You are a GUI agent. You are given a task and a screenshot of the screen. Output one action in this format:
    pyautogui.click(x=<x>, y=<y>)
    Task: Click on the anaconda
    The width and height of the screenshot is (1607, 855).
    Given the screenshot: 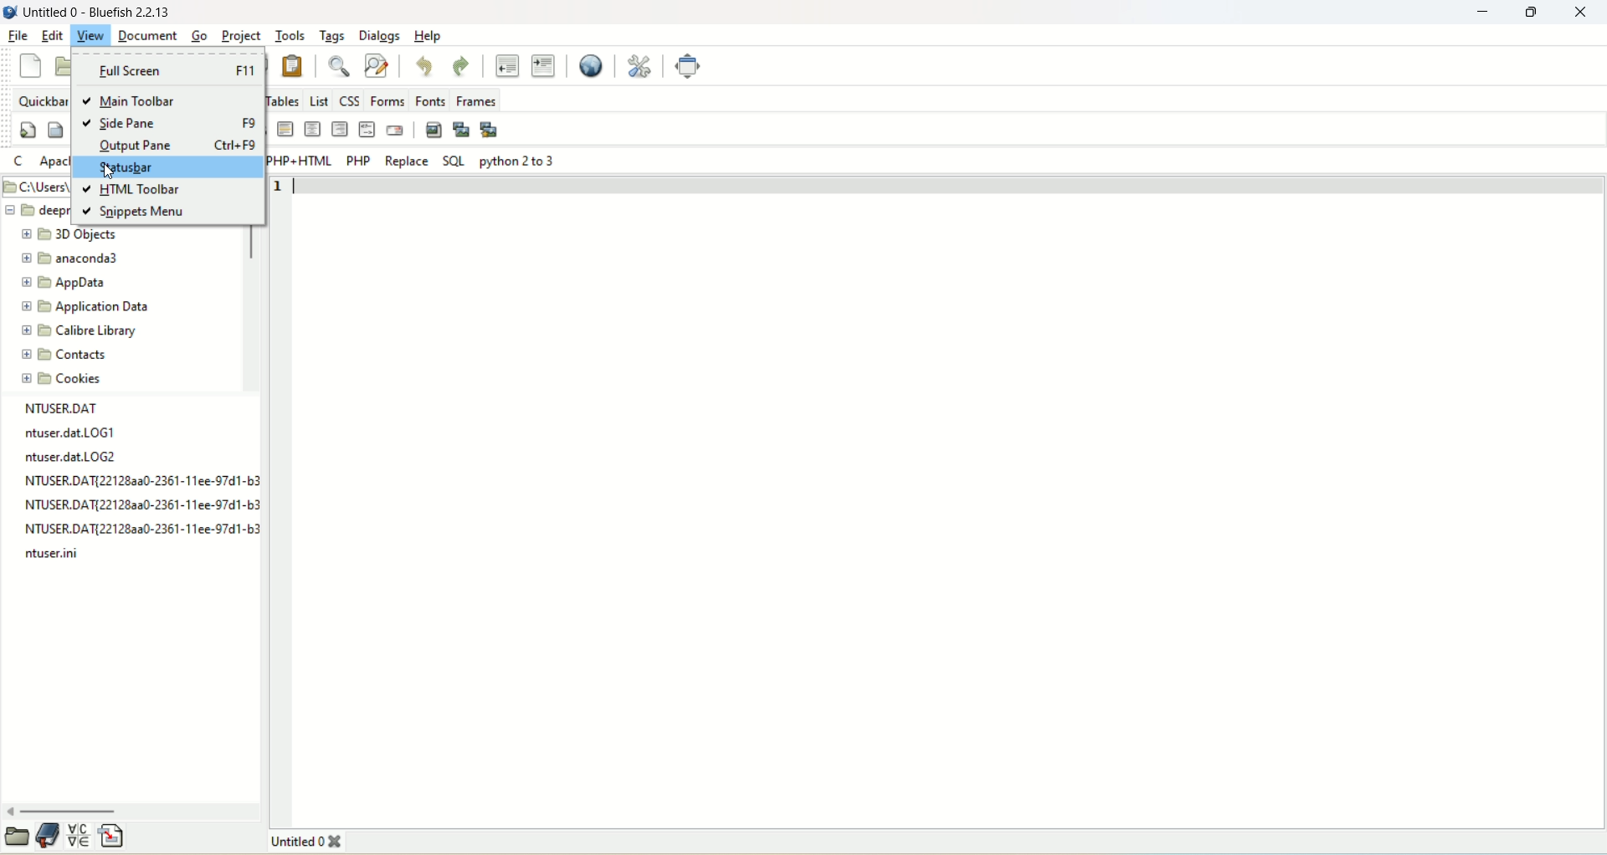 What is the action you would take?
    pyautogui.click(x=75, y=259)
    